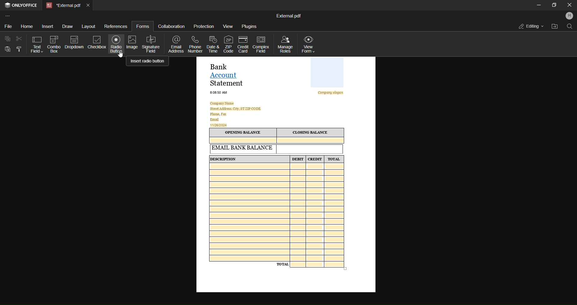 This screenshot has height=305, width=577. I want to click on dropdown, so click(74, 41).